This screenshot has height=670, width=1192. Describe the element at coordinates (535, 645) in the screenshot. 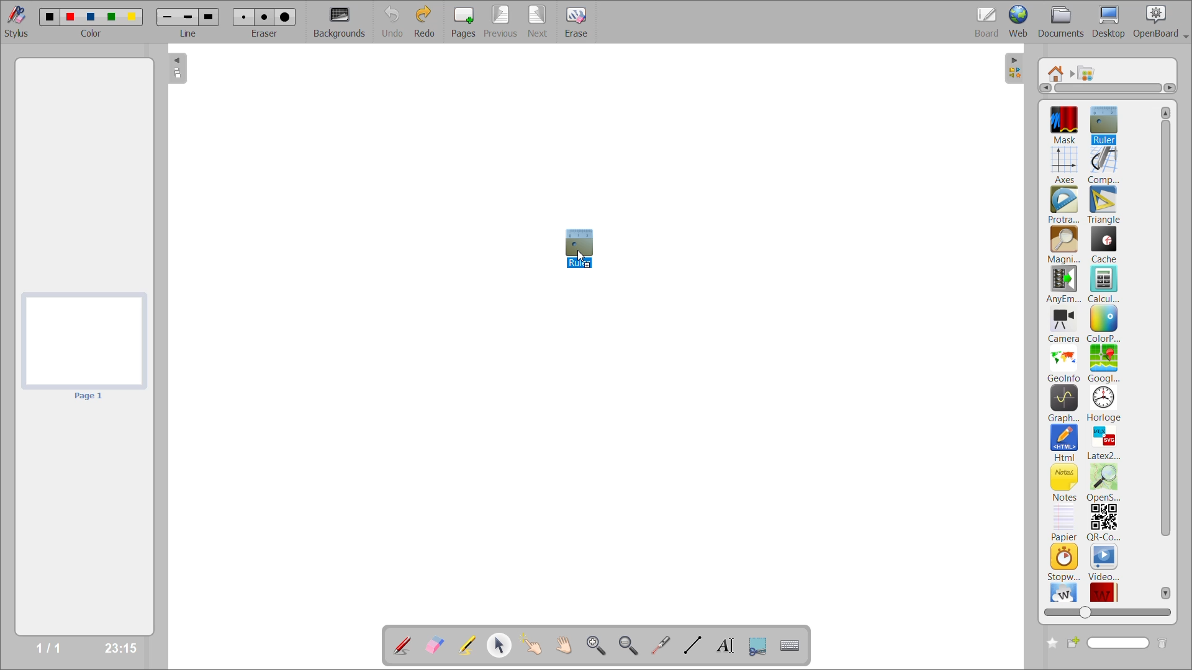

I see `interact with items` at that location.